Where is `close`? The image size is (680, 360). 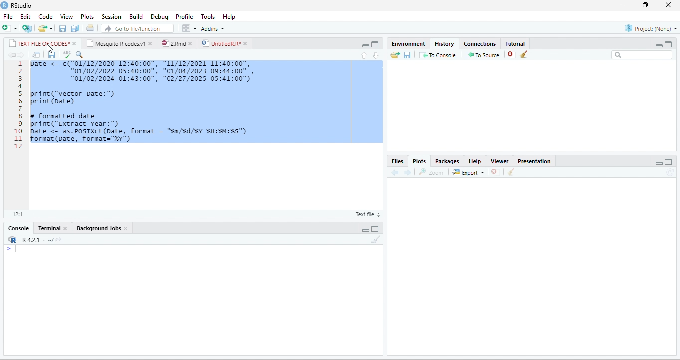
close is located at coordinates (75, 43).